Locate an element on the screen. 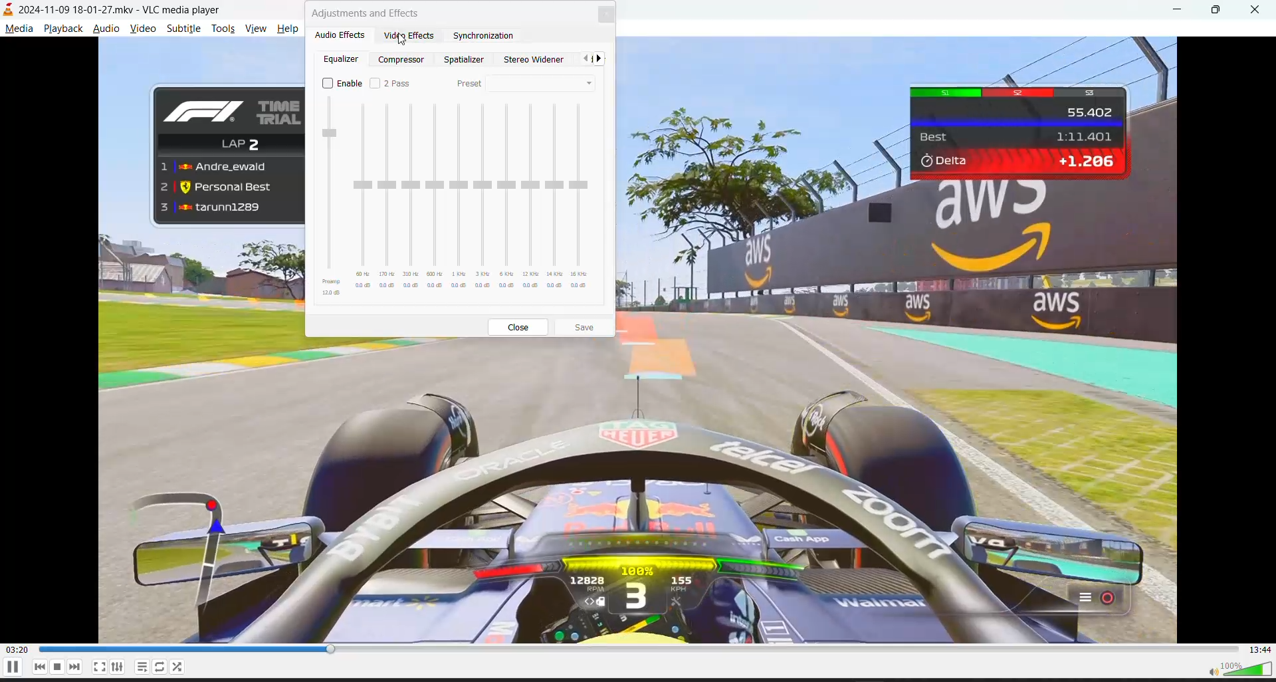 The image size is (1276, 682). playback is located at coordinates (62, 28).